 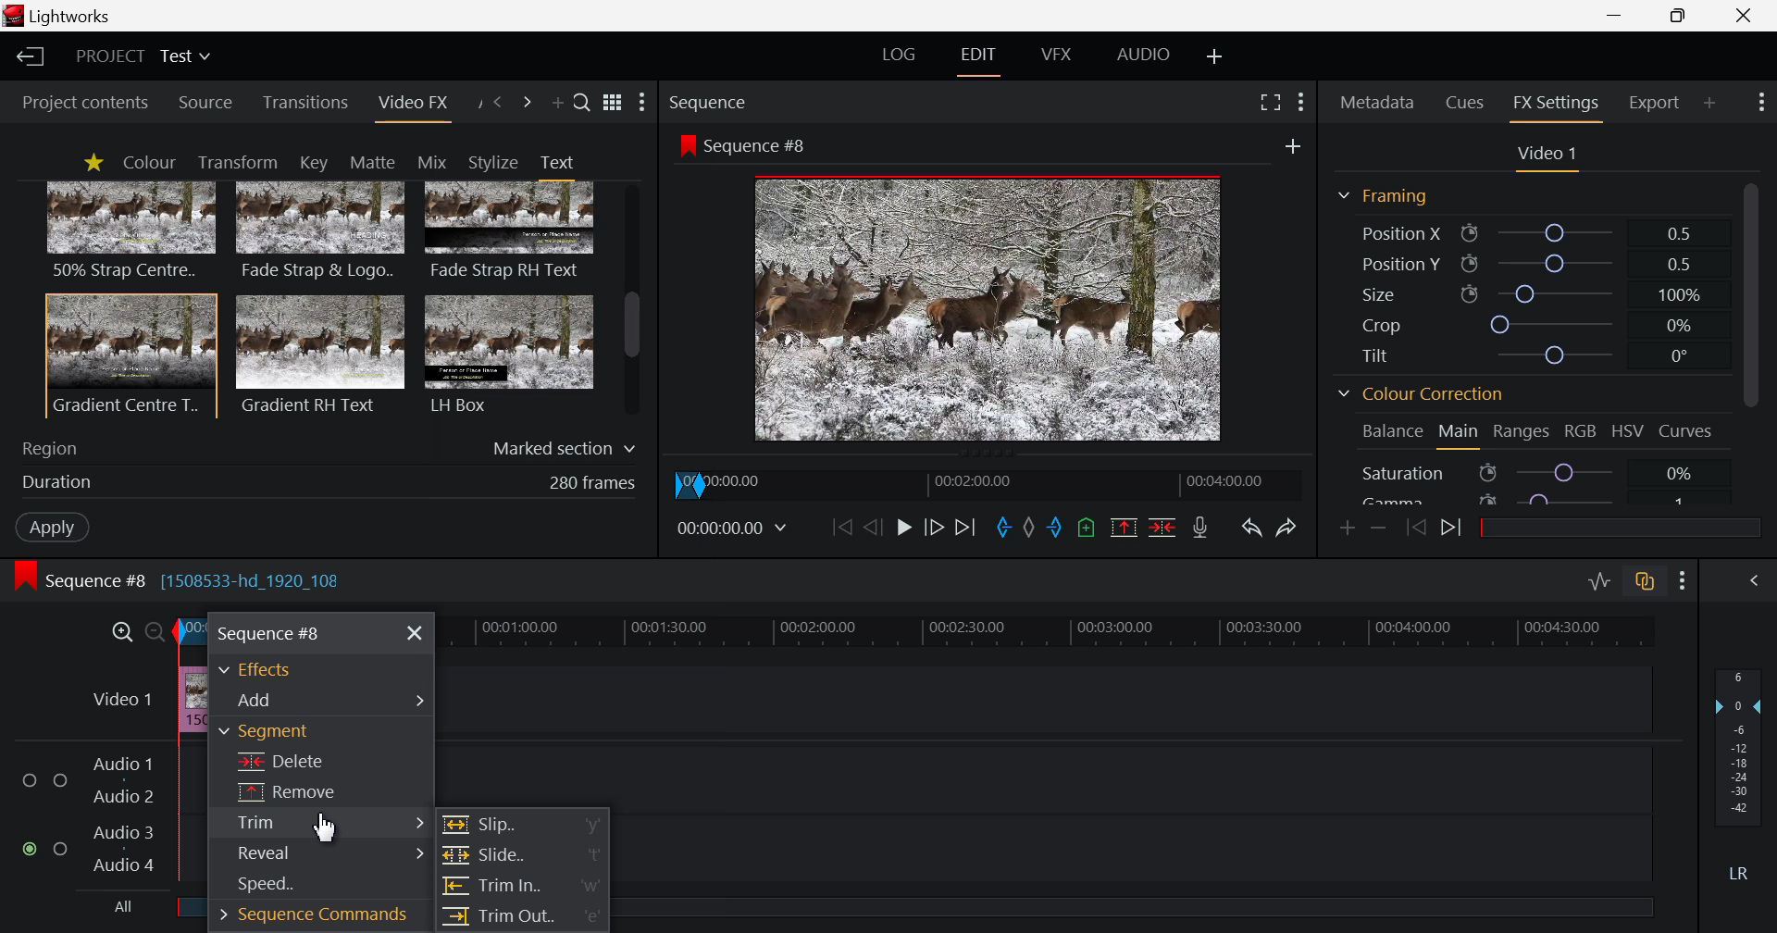 What do you see at coordinates (1529, 325) in the screenshot?
I see `Crop` at bounding box center [1529, 325].